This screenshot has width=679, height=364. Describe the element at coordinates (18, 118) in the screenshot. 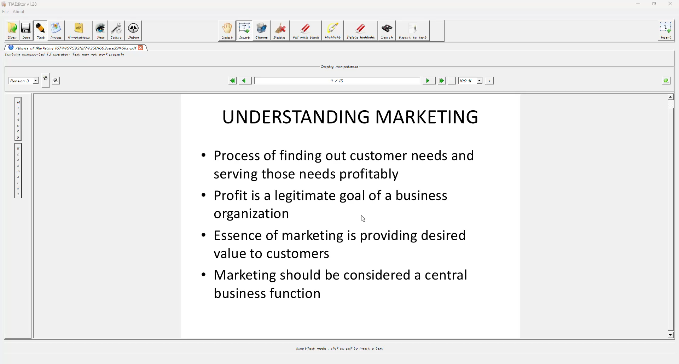

I see `history` at that location.